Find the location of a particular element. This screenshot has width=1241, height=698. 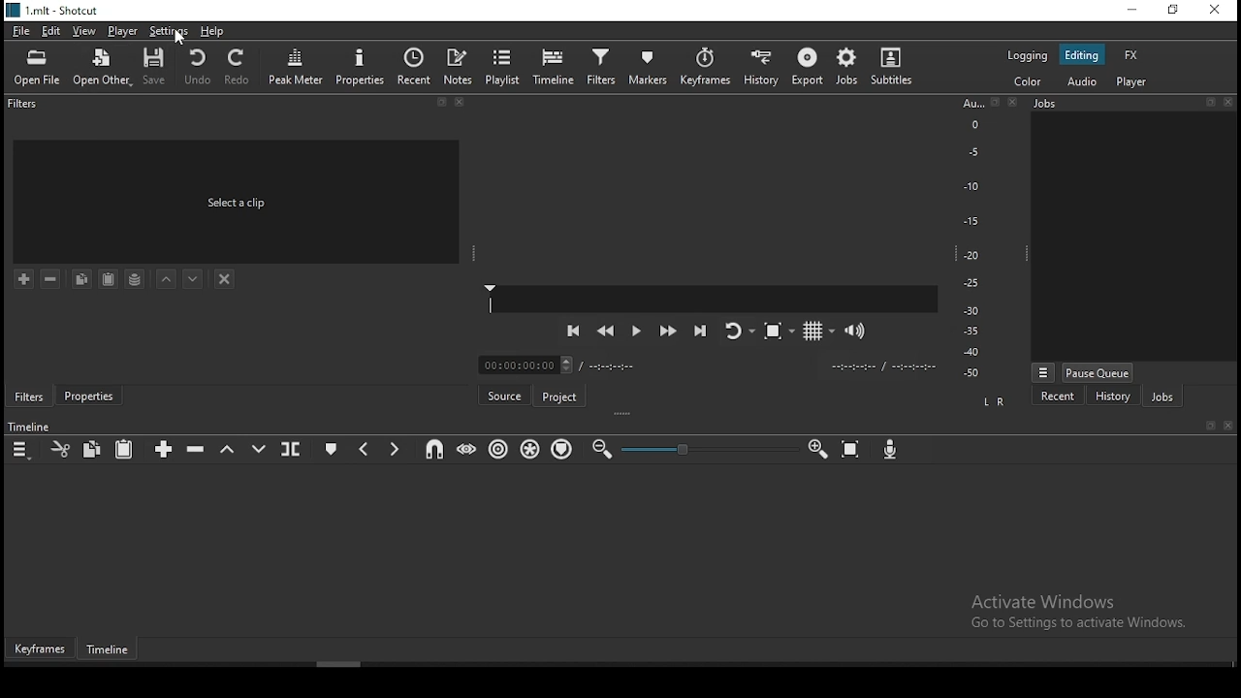

Bookmark is located at coordinates (996, 103).